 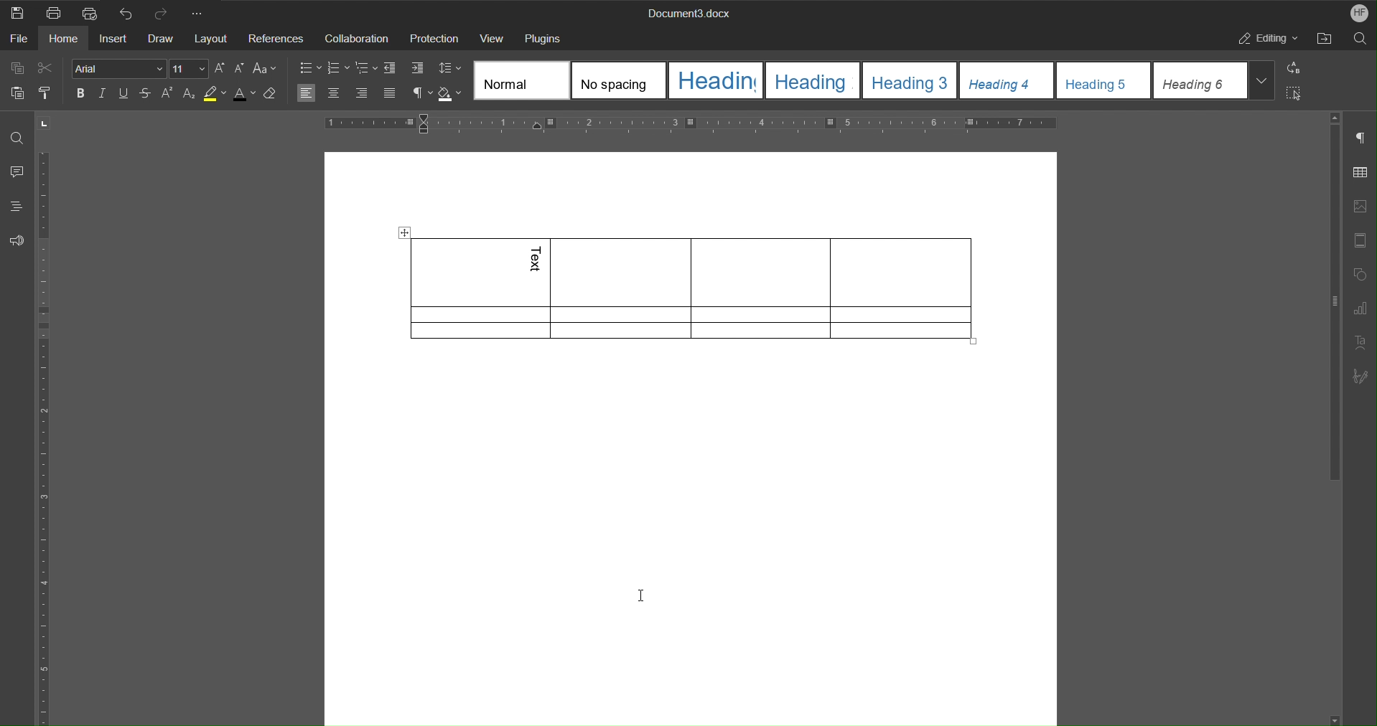 I want to click on Heading 4, so click(x=1007, y=80).